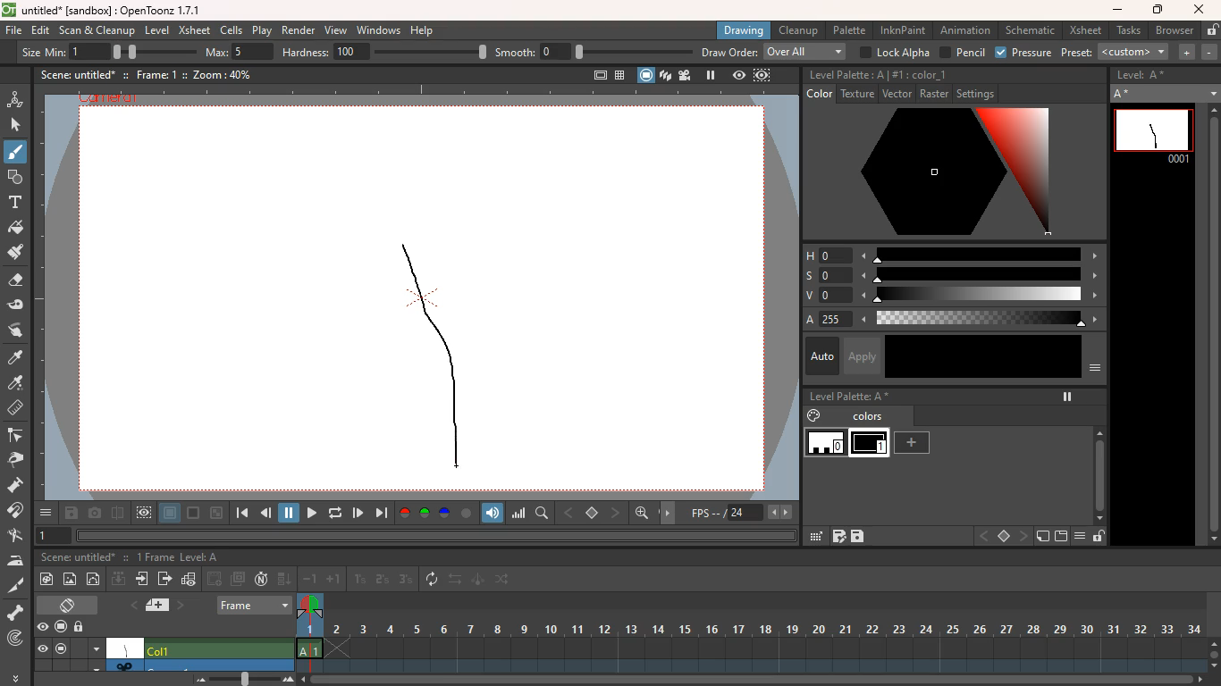 The height and width of the screenshot is (686, 1221). I want to click on maximize, so click(1159, 10).